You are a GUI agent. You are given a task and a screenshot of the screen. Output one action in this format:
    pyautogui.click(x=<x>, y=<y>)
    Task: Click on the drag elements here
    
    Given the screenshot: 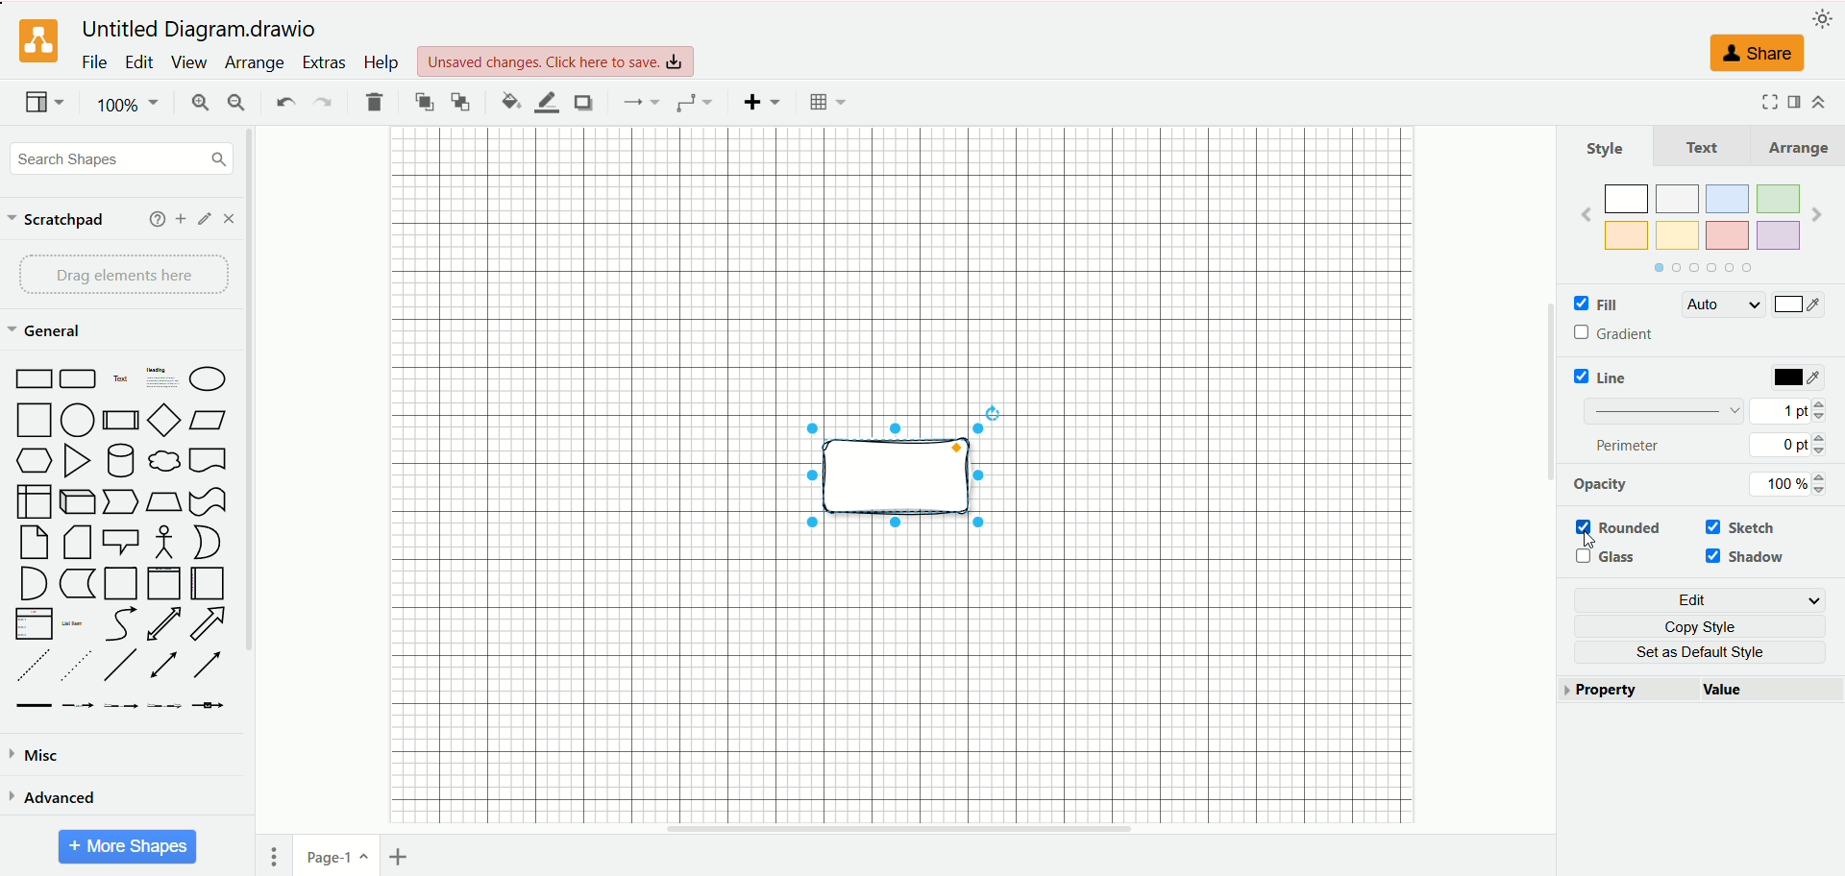 What is the action you would take?
    pyautogui.click(x=126, y=275)
    